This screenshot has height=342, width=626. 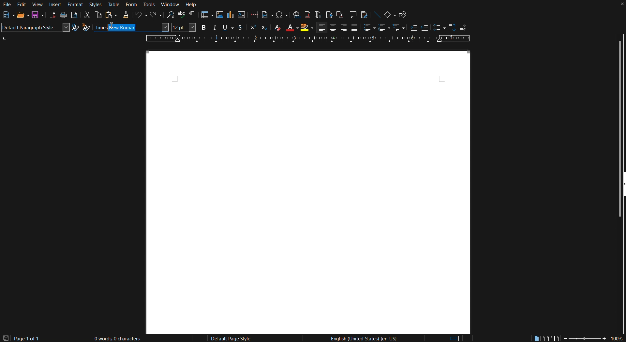 What do you see at coordinates (232, 339) in the screenshot?
I see `Default Page Style` at bounding box center [232, 339].